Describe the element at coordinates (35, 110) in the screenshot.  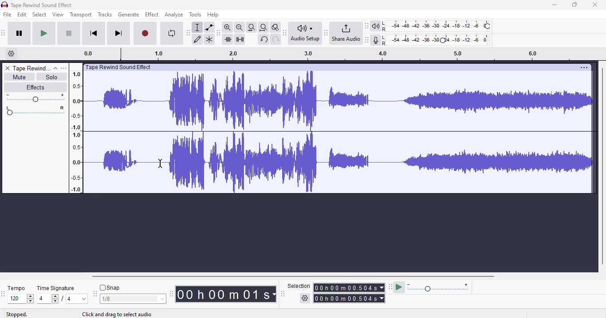
I see `pan` at that location.